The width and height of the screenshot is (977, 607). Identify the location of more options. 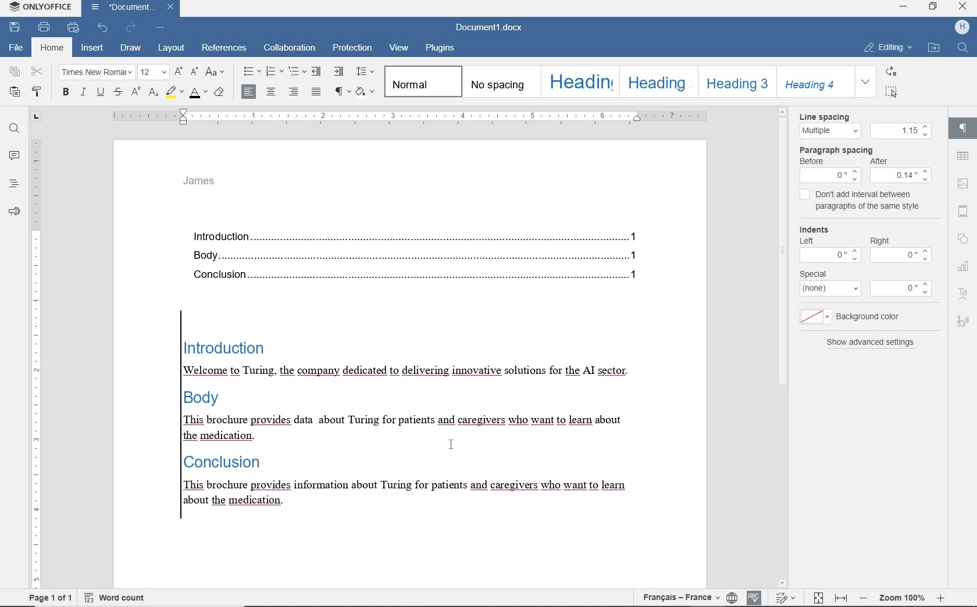
(813, 317).